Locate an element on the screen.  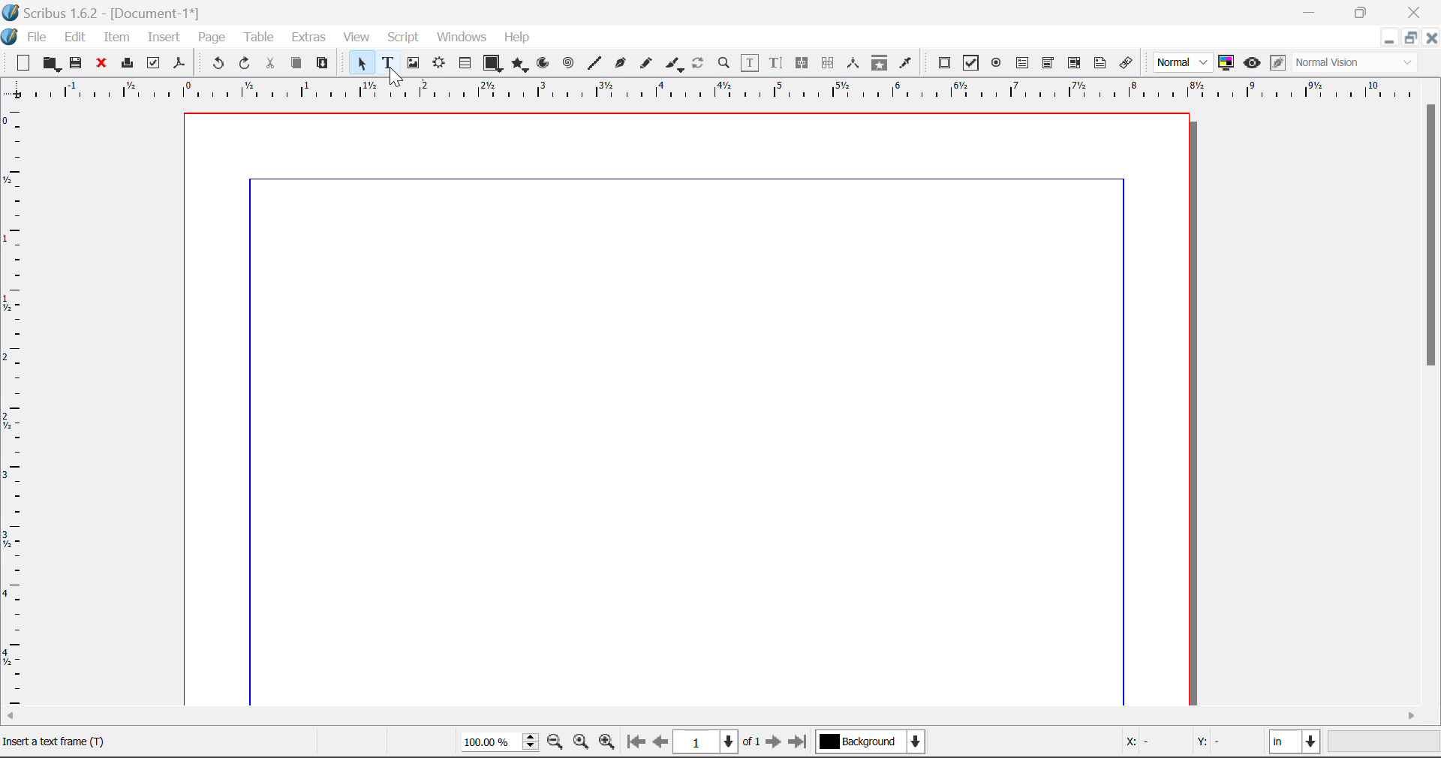
Edit Text With Story Editor is located at coordinates (775, 64).